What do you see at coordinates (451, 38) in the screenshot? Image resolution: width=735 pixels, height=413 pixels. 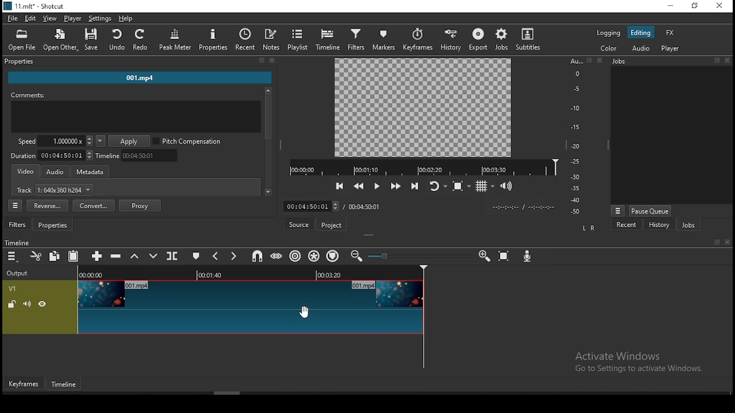 I see `history` at bounding box center [451, 38].